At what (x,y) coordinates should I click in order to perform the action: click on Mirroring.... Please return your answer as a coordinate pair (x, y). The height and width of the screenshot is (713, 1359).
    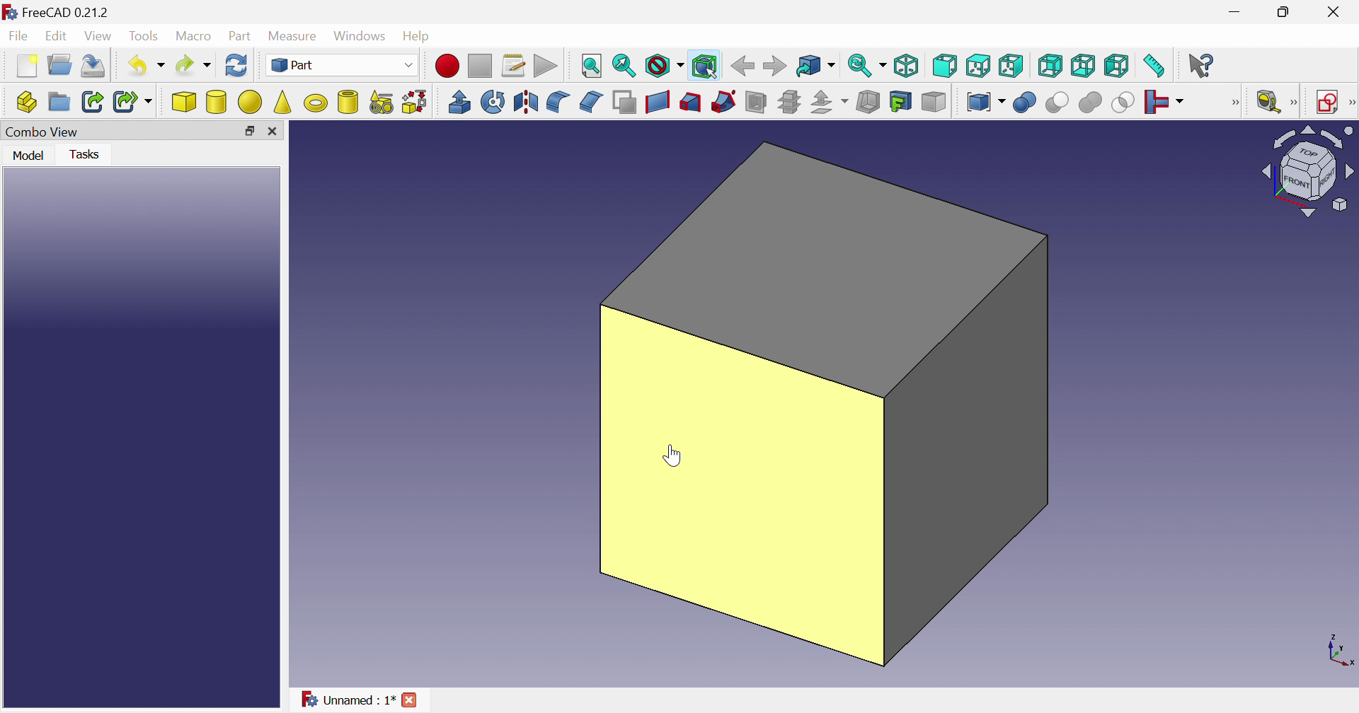
    Looking at the image, I should click on (524, 102).